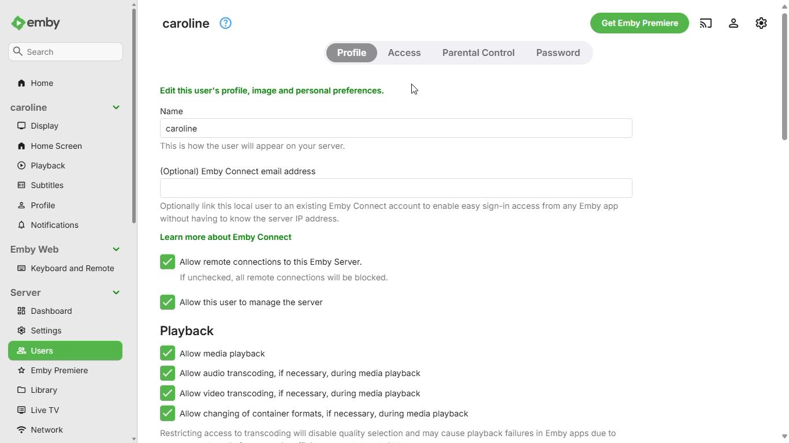 This screenshot has height=443, width=789. What do you see at coordinates (68, 250) in the screenshot?
I see `emby web` at bounding box center [68, 250].